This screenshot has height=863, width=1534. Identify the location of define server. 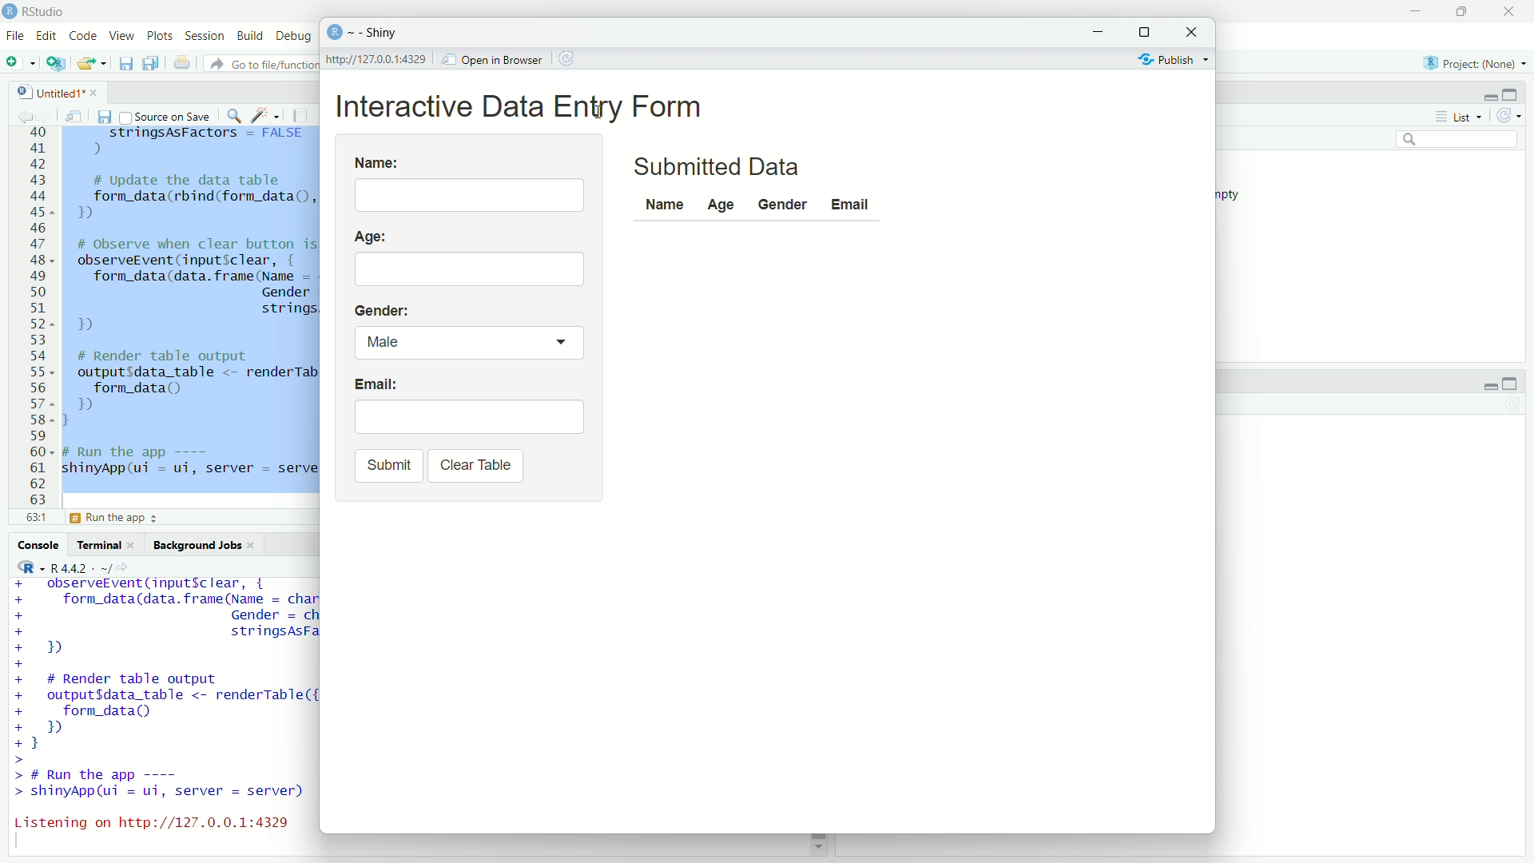
(115, 520).